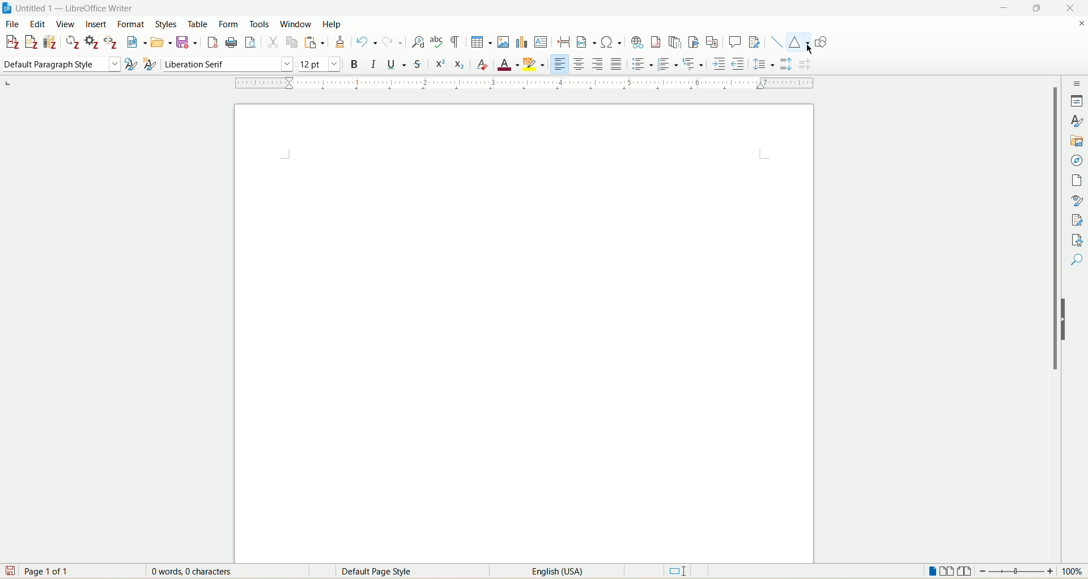 The image size is (1088, 579). Describe the element at coordinates (199, 571) in the screenshot. I see `0 words 0 characters` at that location.